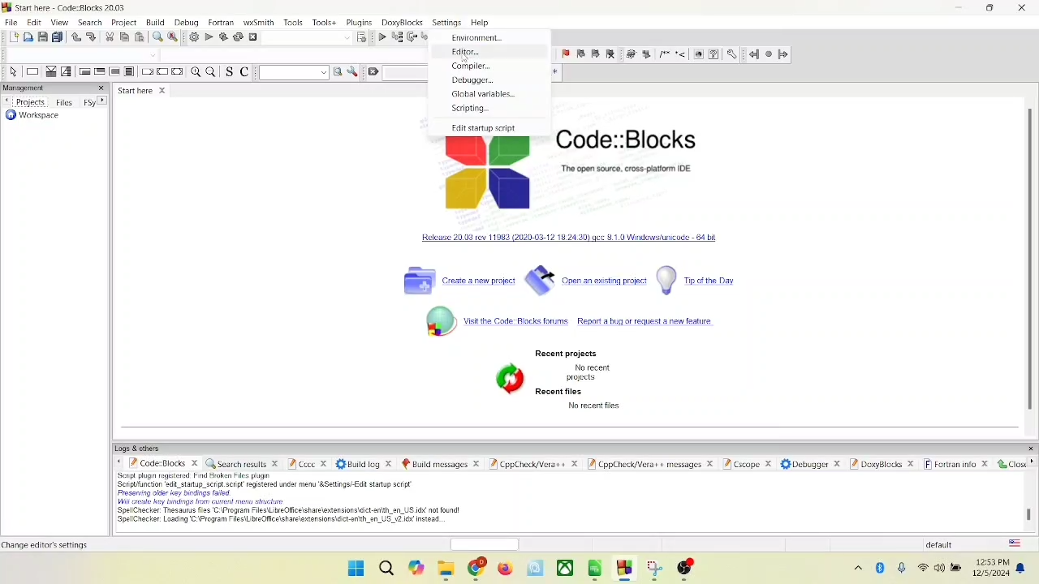  Describe the element at coordinates (580, 53) in the screenshot. I see `previous bookmark` at that location.